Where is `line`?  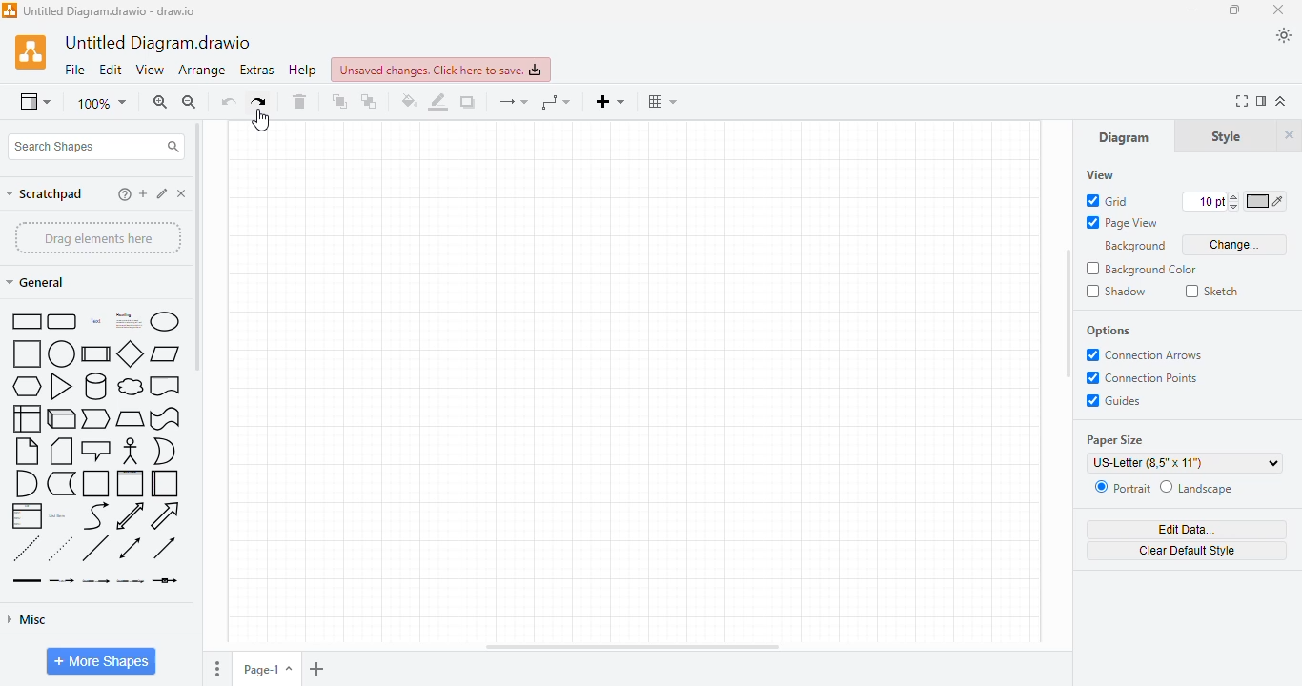 line is located at coordinates (94, 548).